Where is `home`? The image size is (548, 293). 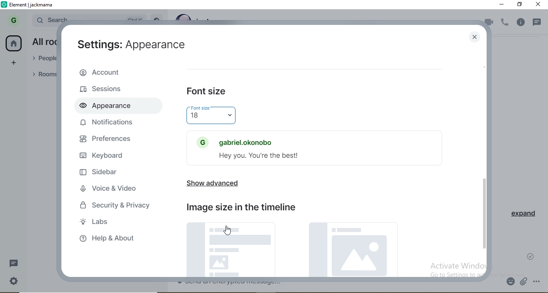
home is located at coordinates (14, 44).